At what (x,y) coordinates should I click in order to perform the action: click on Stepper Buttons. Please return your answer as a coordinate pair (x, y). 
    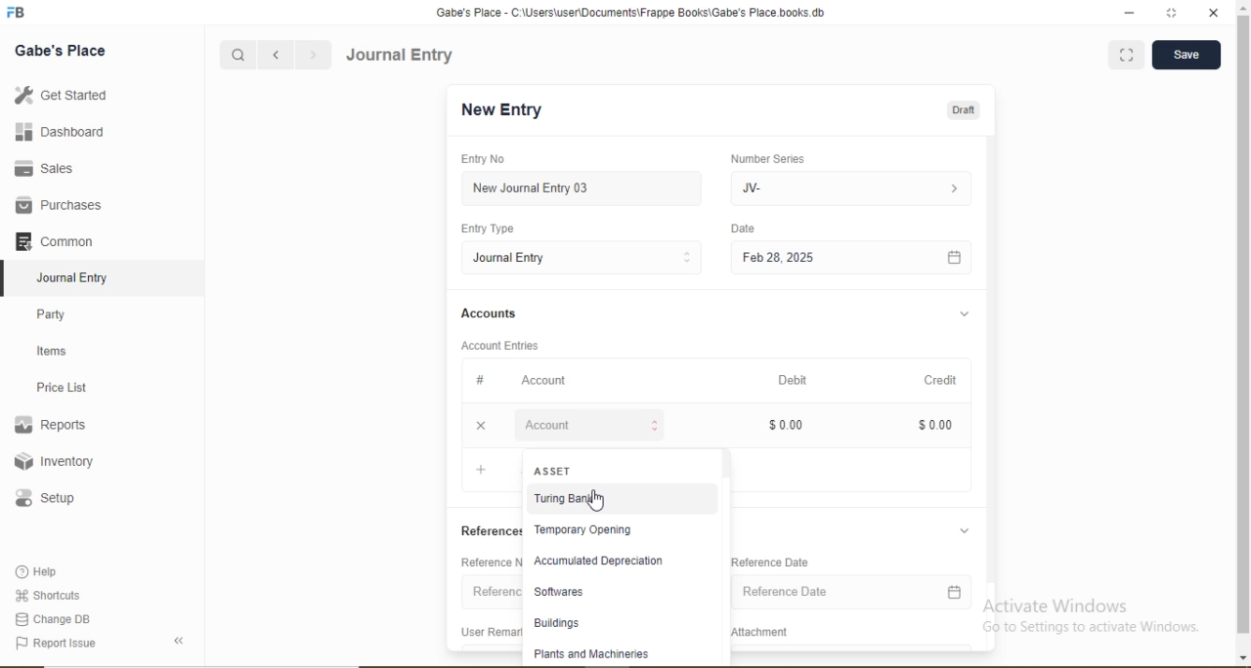
    Looking at the image, I should click on (654, 426).